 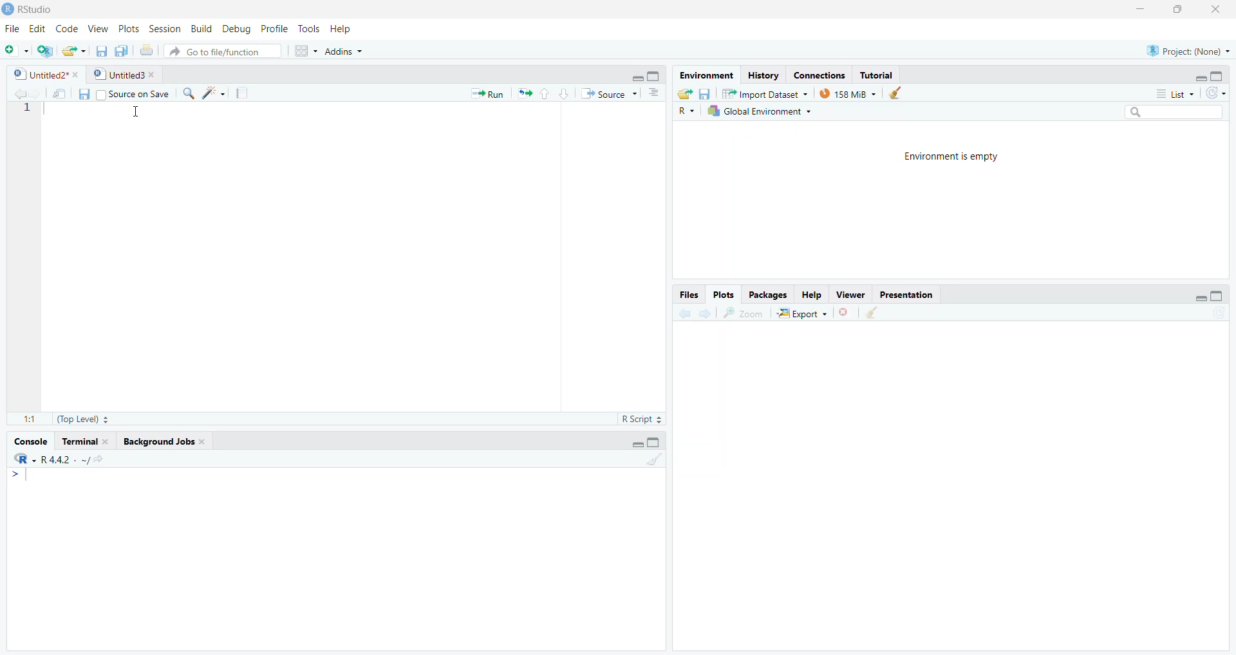 I want to click on Help, so click(x=354, y=28).